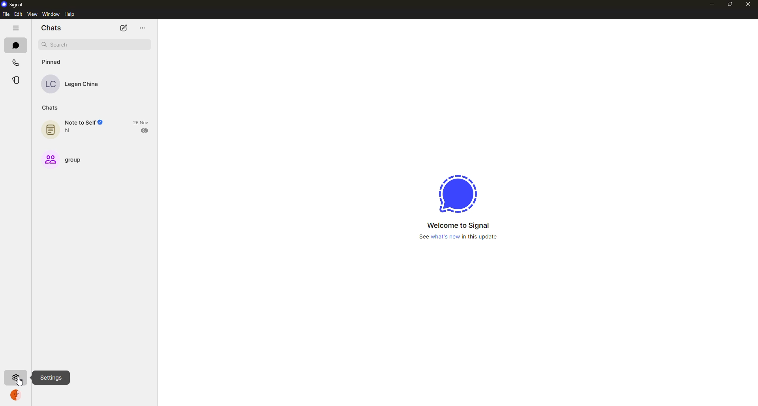 The image size is (758, 406). What do you see at coordinates (50, 85) in the screenshot?
I see `LC` at bounding box center [50, 85].